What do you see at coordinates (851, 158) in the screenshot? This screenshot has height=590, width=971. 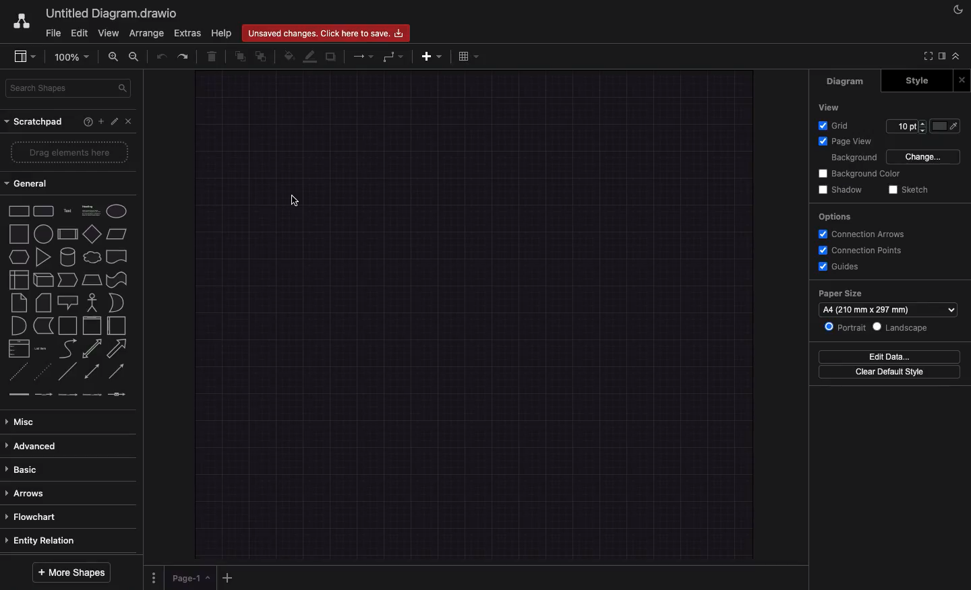 I see `Background` at bounding box center [851, 158].